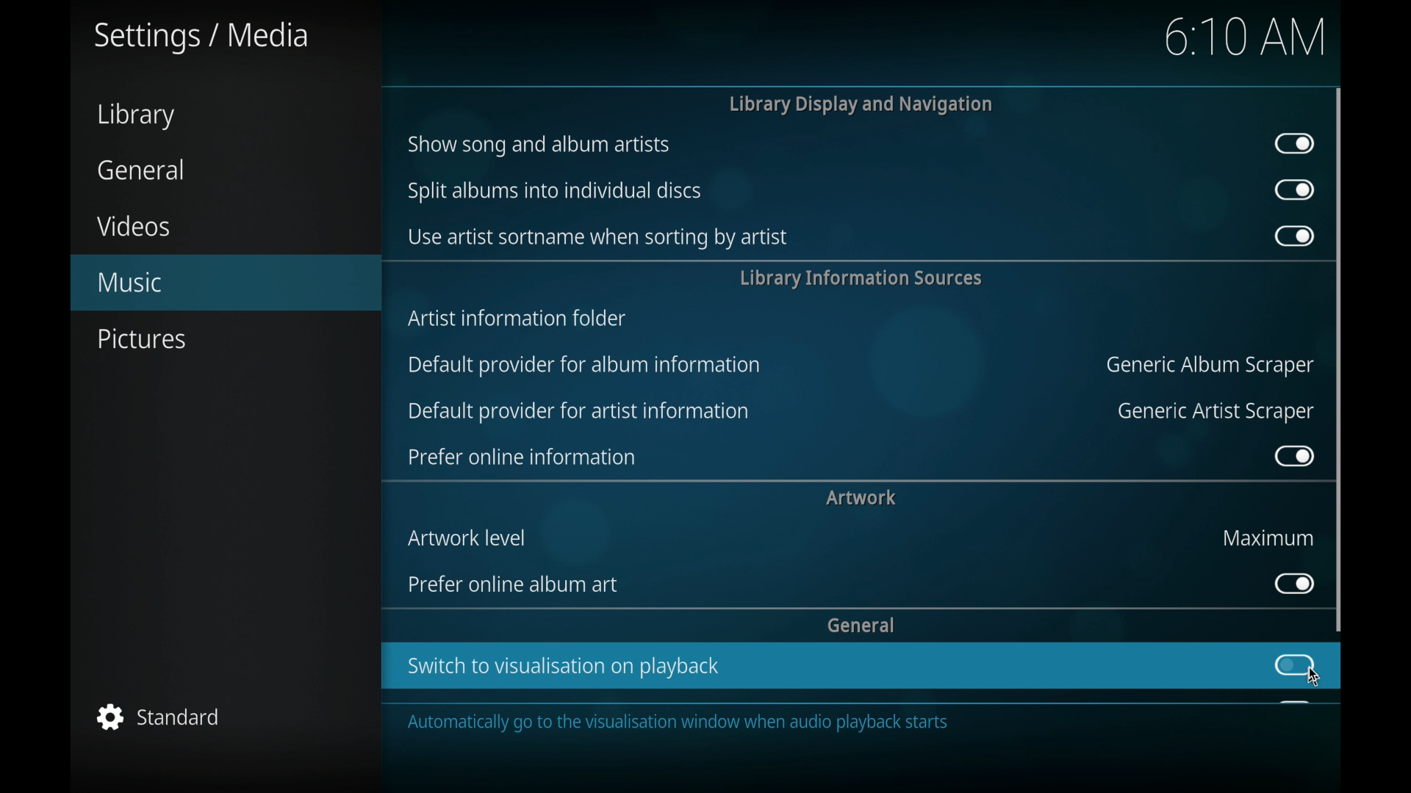  Describe the element at coordinates (132, 225) in the screenshot. I see `videos` at that location.